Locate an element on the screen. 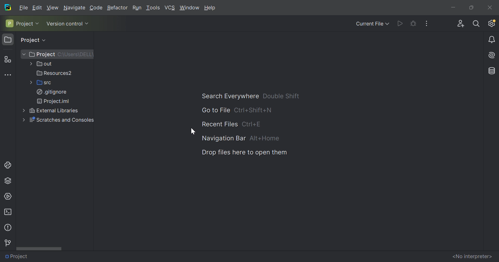  Fiele is located at coordinates (24, 7).